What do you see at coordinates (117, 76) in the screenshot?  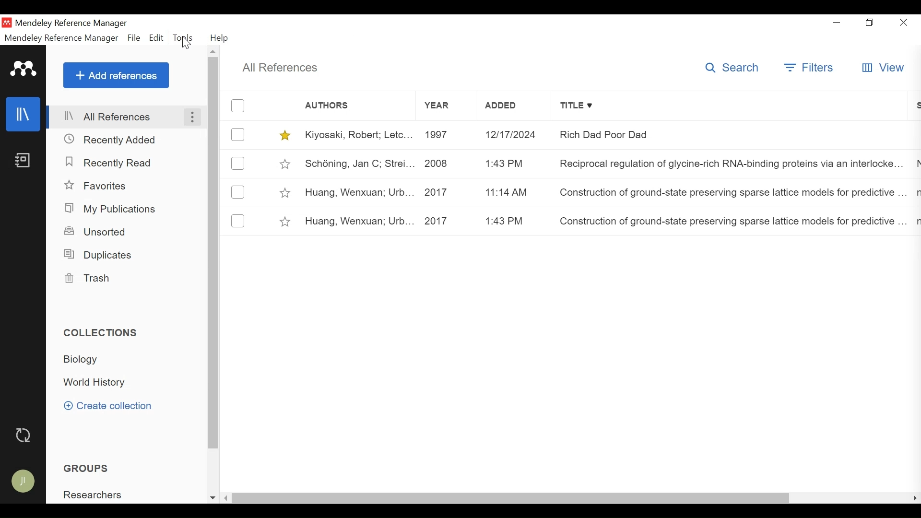 I see `Add References` at bounding box center [117, 76].